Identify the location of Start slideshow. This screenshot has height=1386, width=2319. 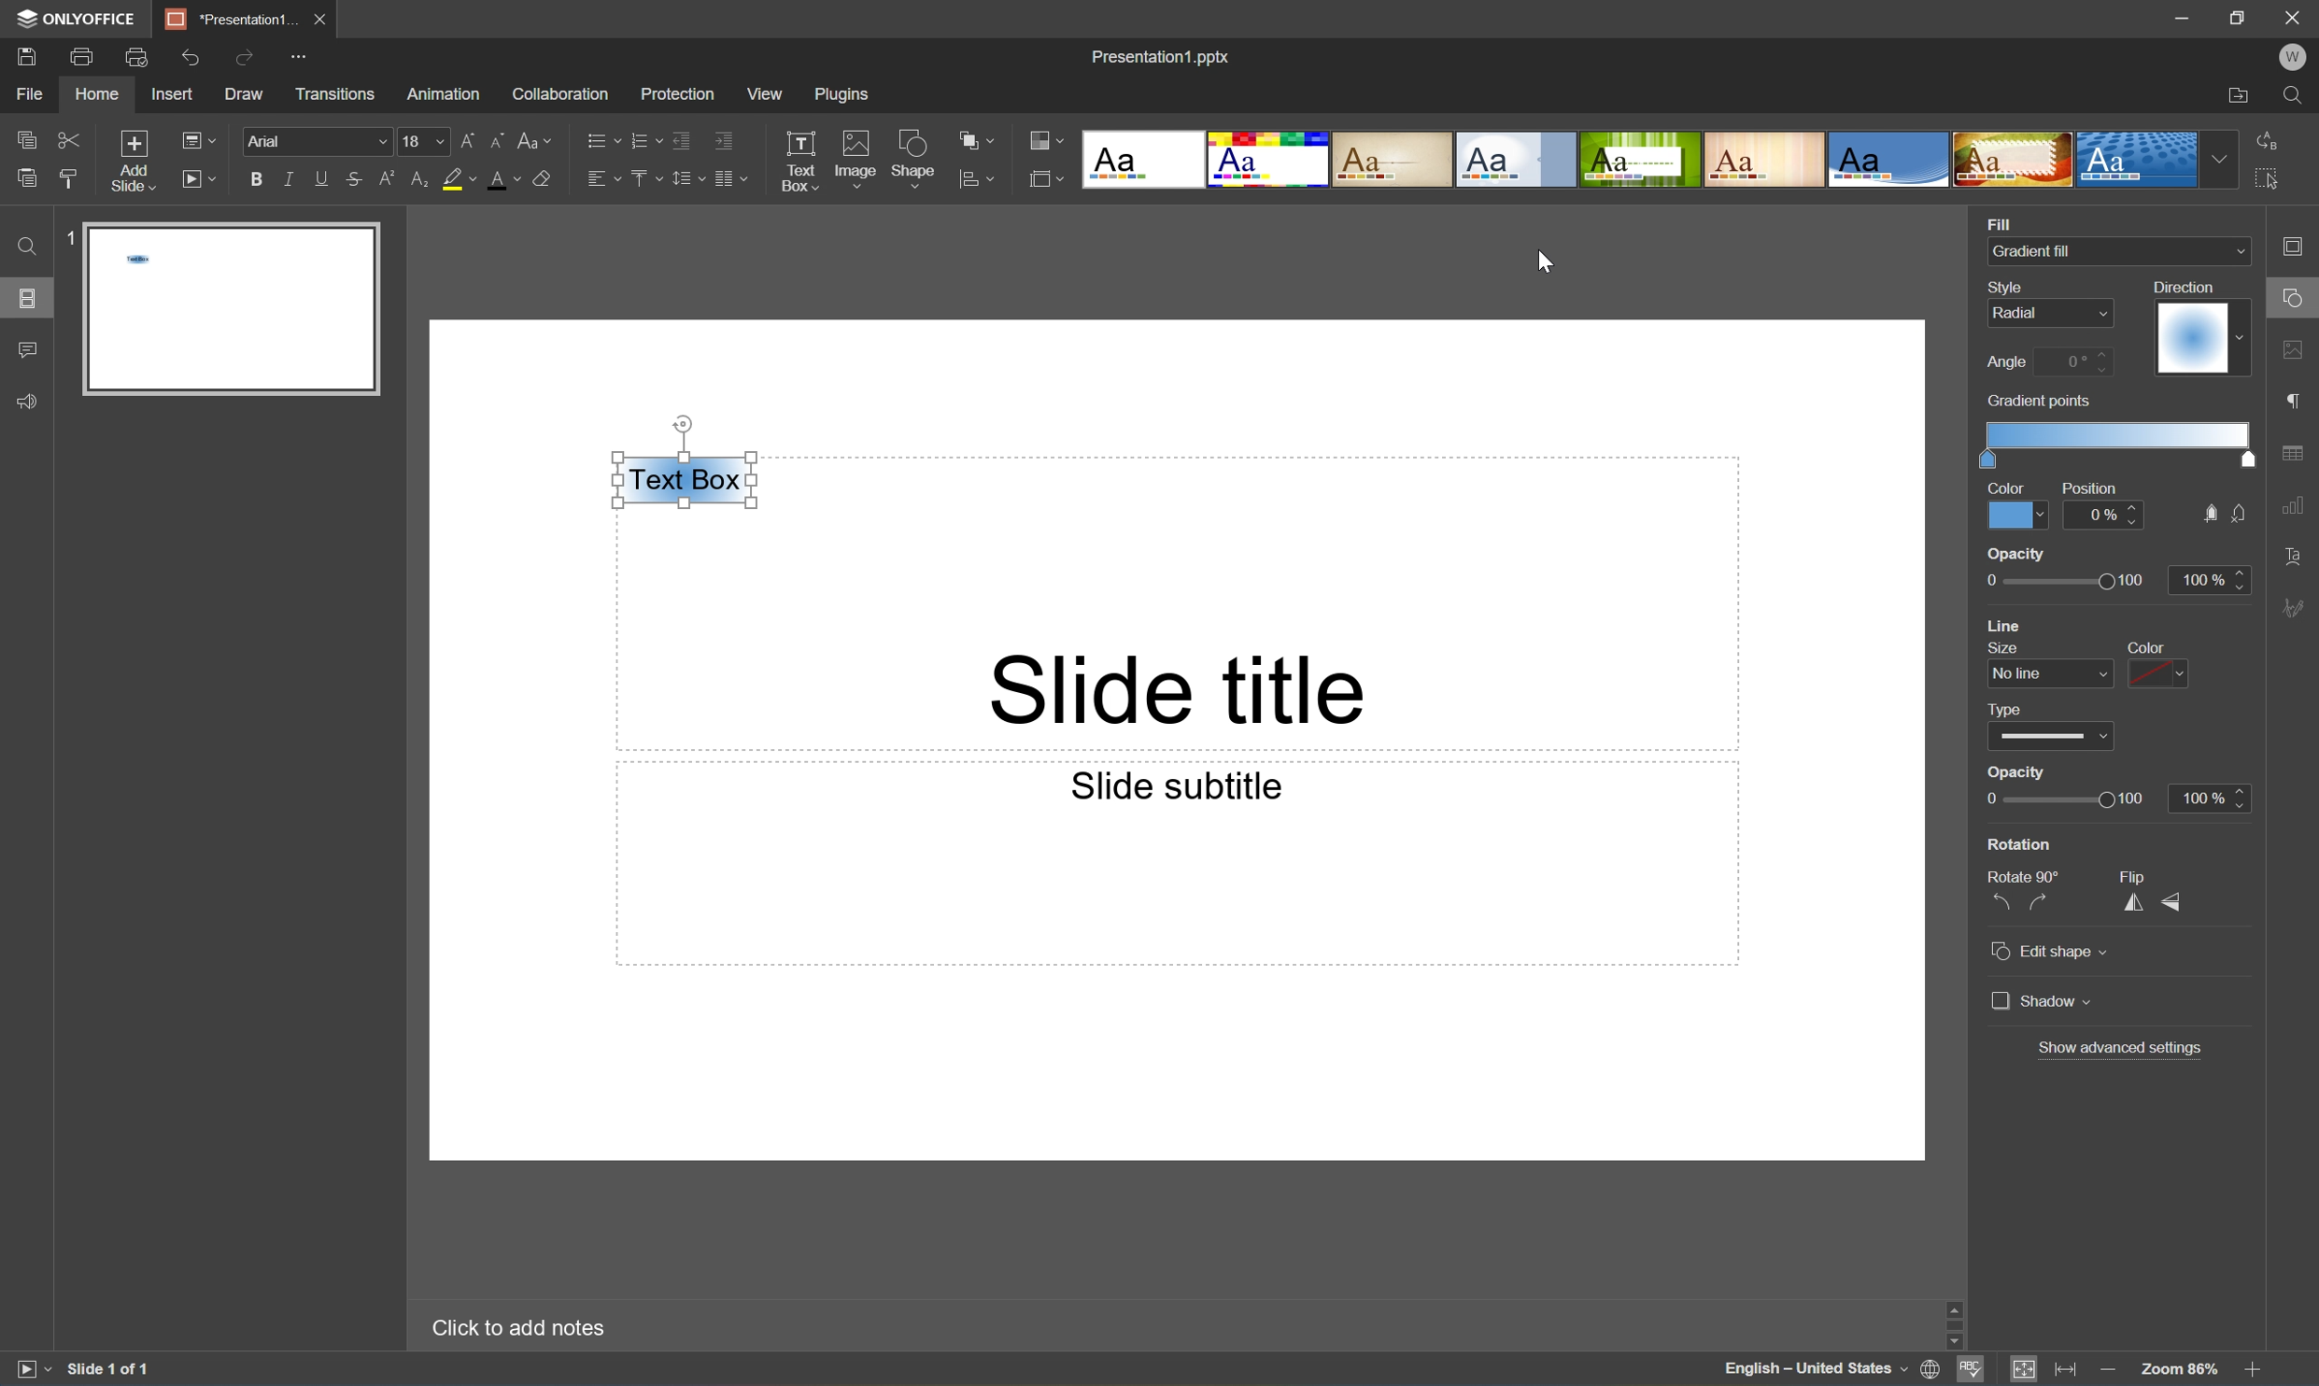
(26, 1369).